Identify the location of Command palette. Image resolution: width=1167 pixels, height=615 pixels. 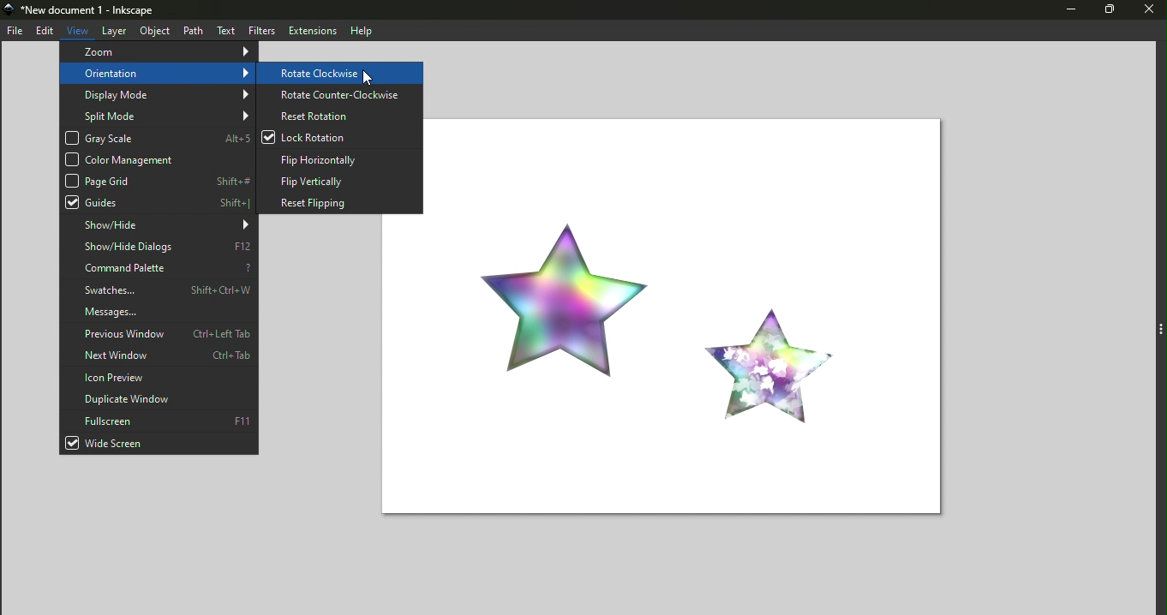
(159, 269).